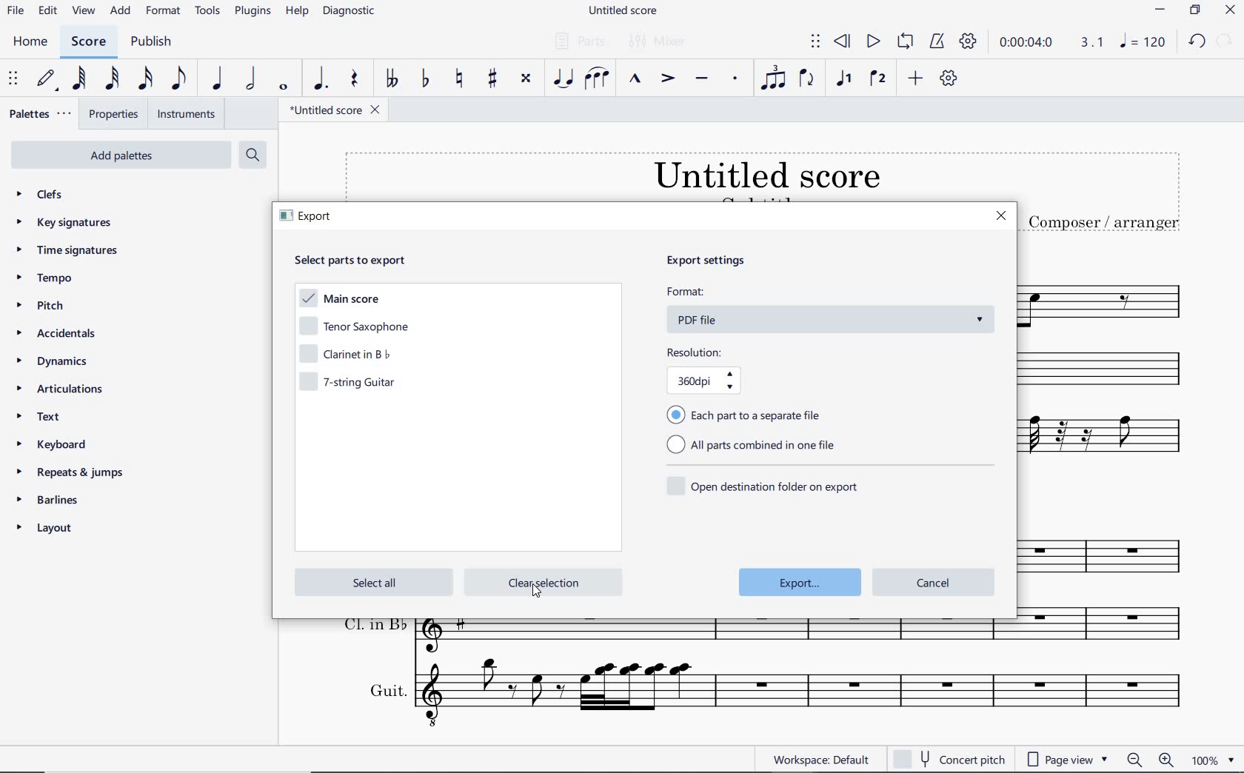 The width and height of the screenshot is (1244, 773). I want to click on key signatures, so click(64, 223).